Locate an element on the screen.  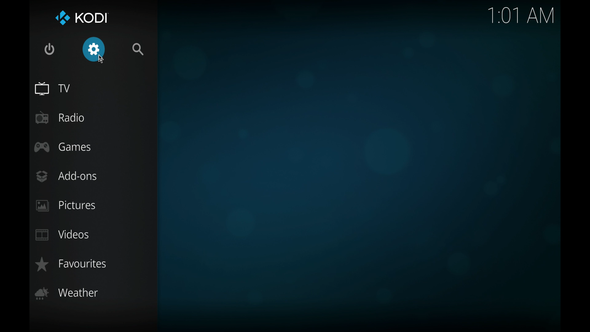
1.01 AM is located at coordinates (521, 17).